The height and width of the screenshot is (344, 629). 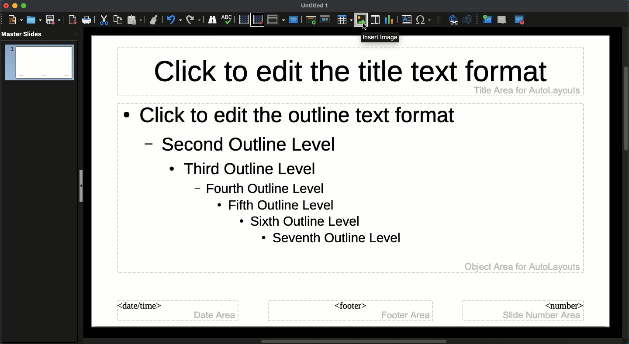 I want to click on Master slide number, so click(x=525, y=311).